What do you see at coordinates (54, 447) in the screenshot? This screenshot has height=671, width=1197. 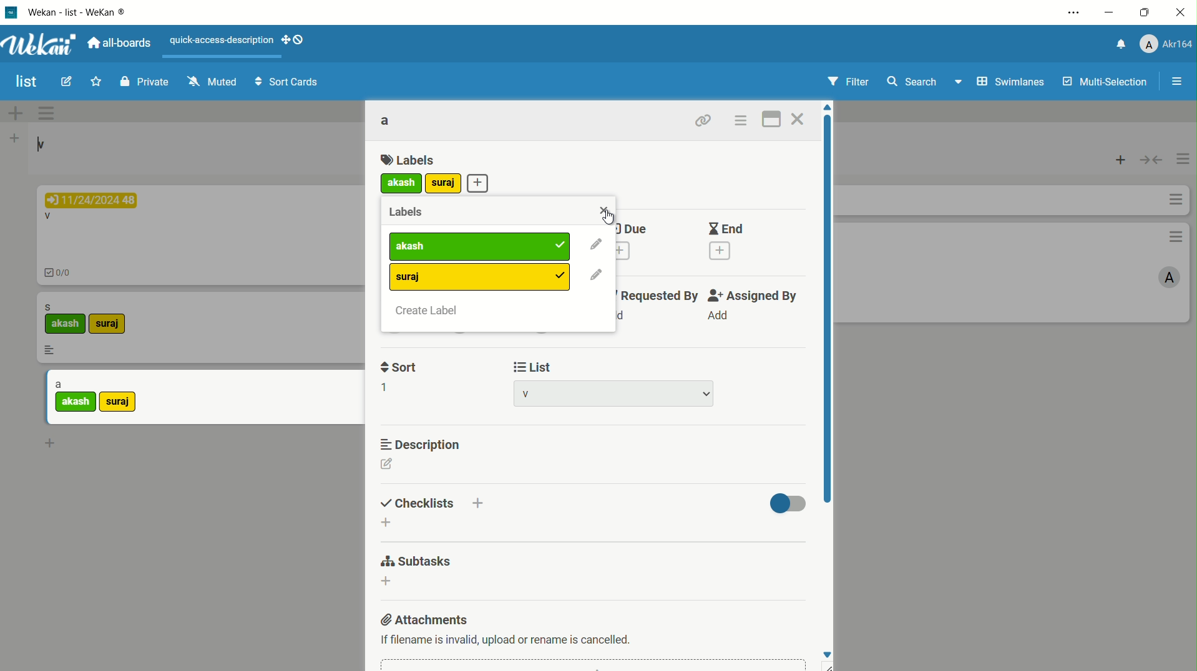 I see `add` at bounding box center [54, 447].